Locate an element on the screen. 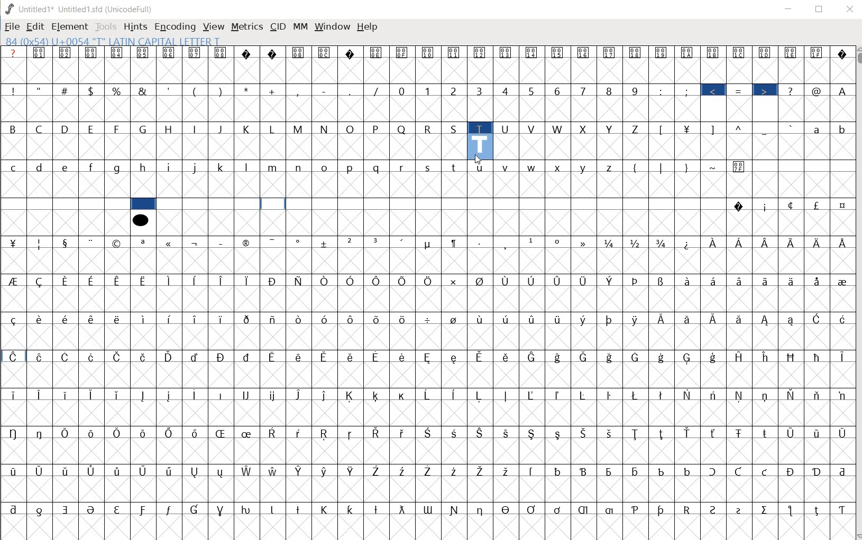 Image resolution: width=862 pixels, height=540 pixels. Symbol is located at coordinates (662, 281).